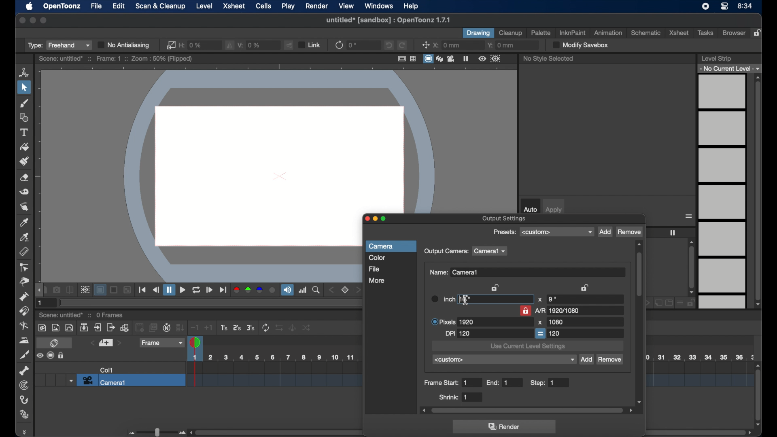  I want to click on xsheet, so click(234, 6).